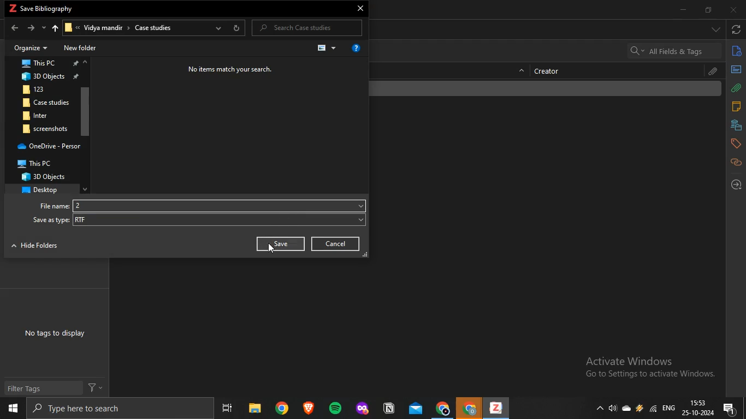  Describe the element at coordinates (716, 29) in the screenshot. I see `drop down` at that location.